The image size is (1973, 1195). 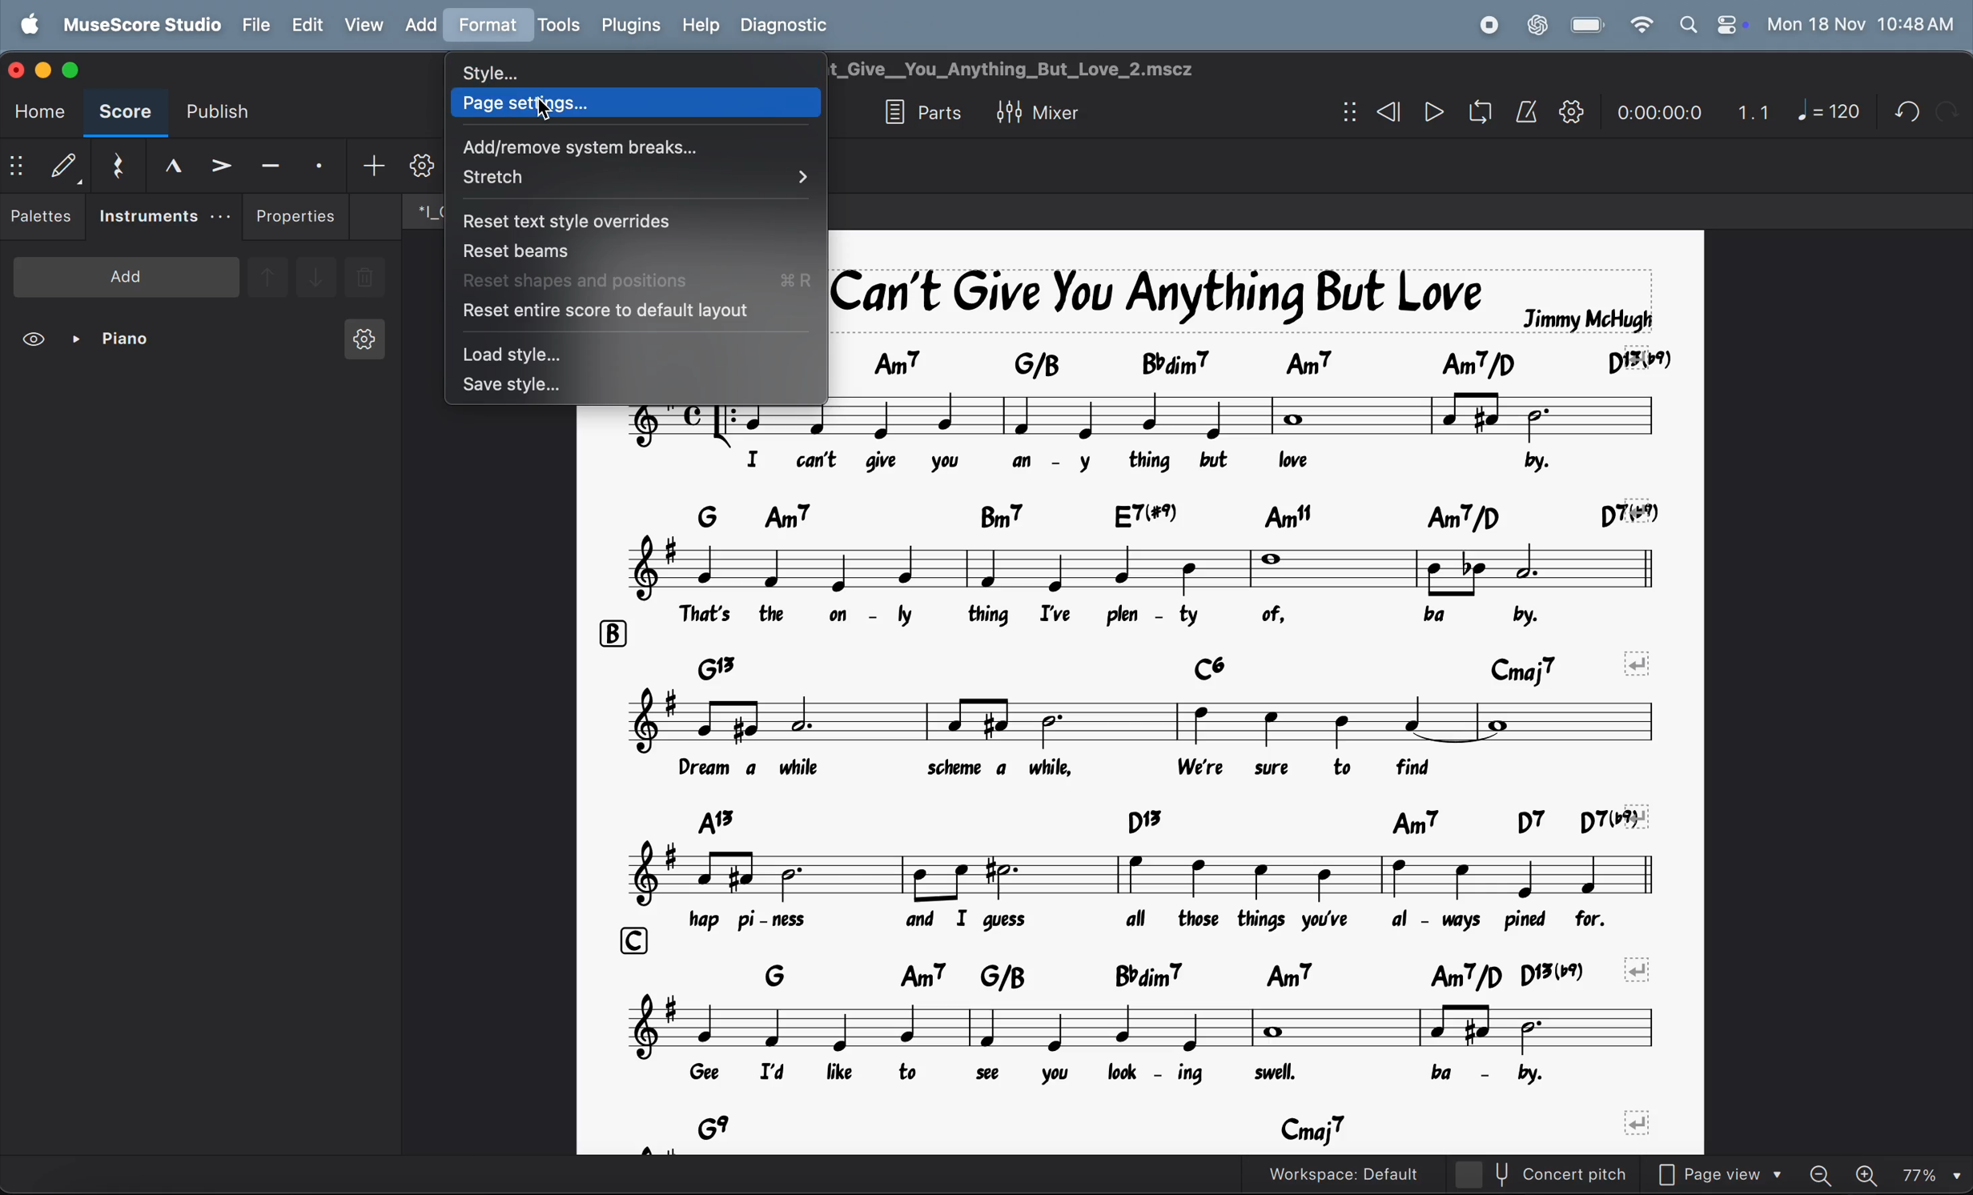 I want to click on accent, so click(x=220, y=164).